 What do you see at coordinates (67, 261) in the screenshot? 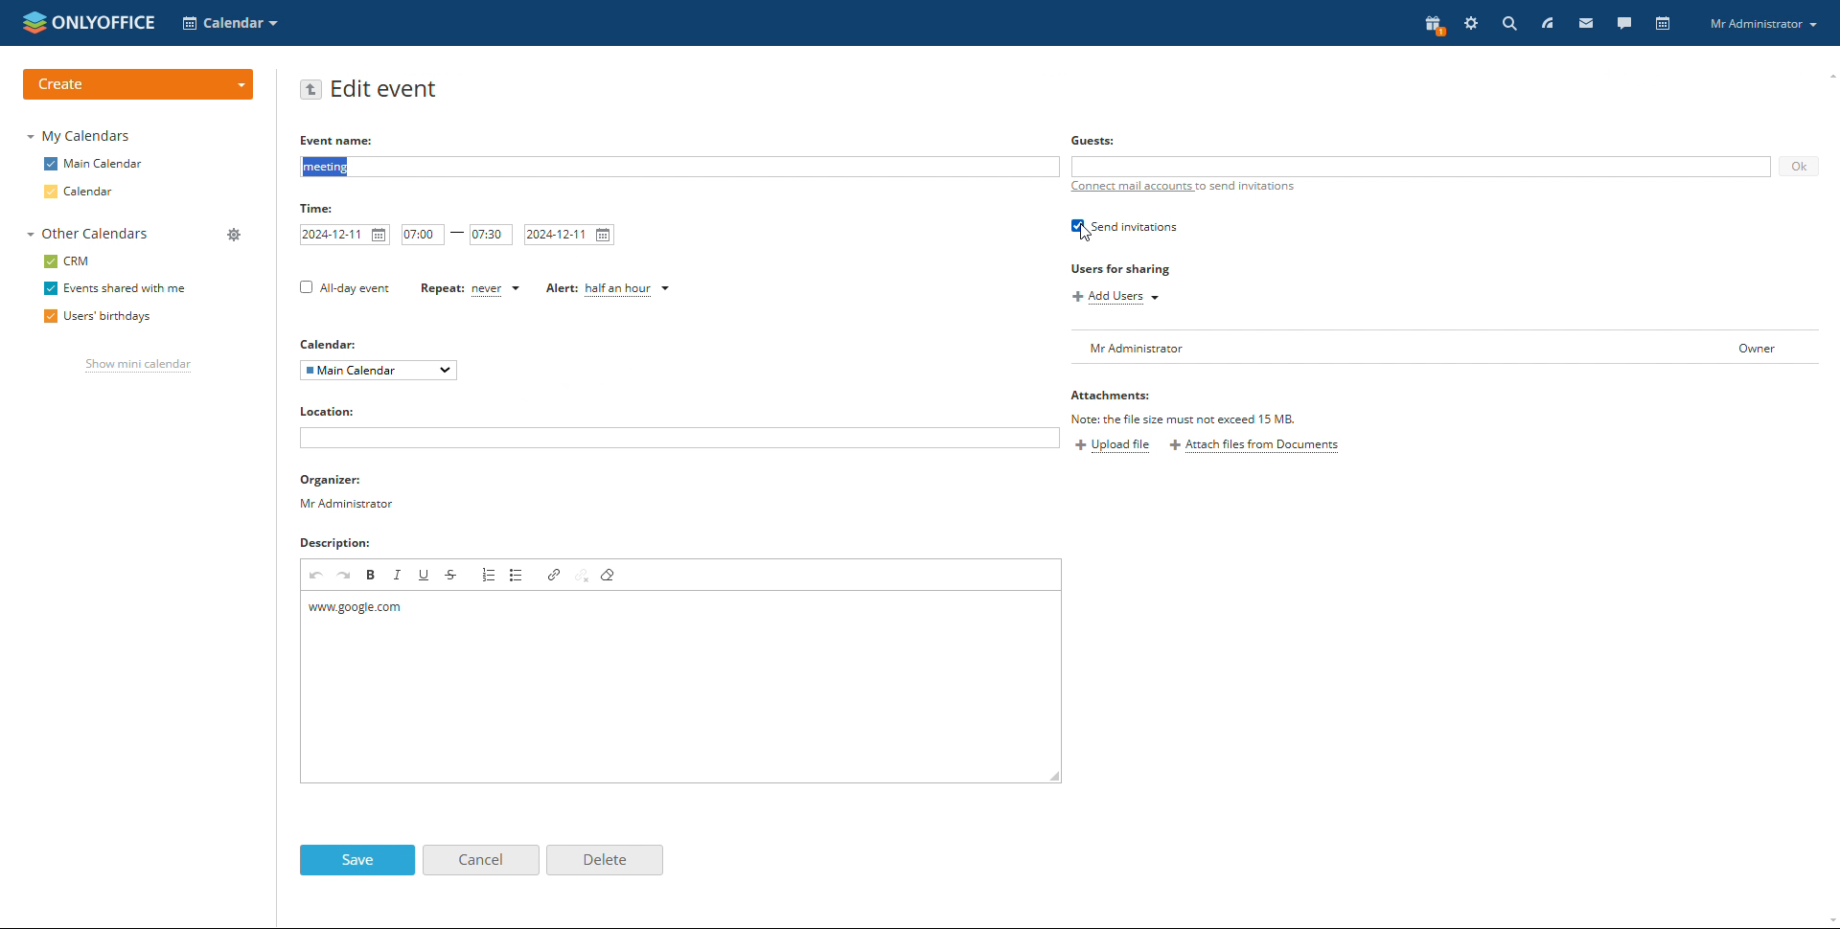
I see `crm` at bounding box center [67, 261].